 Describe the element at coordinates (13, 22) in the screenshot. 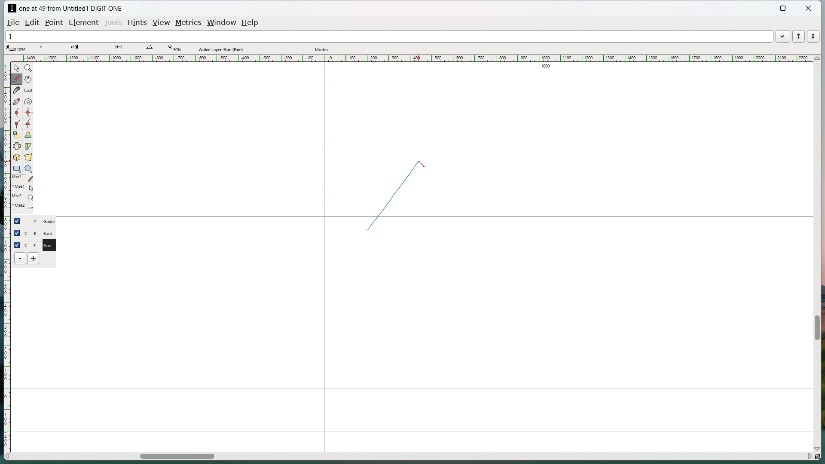

I see `file` at that location.